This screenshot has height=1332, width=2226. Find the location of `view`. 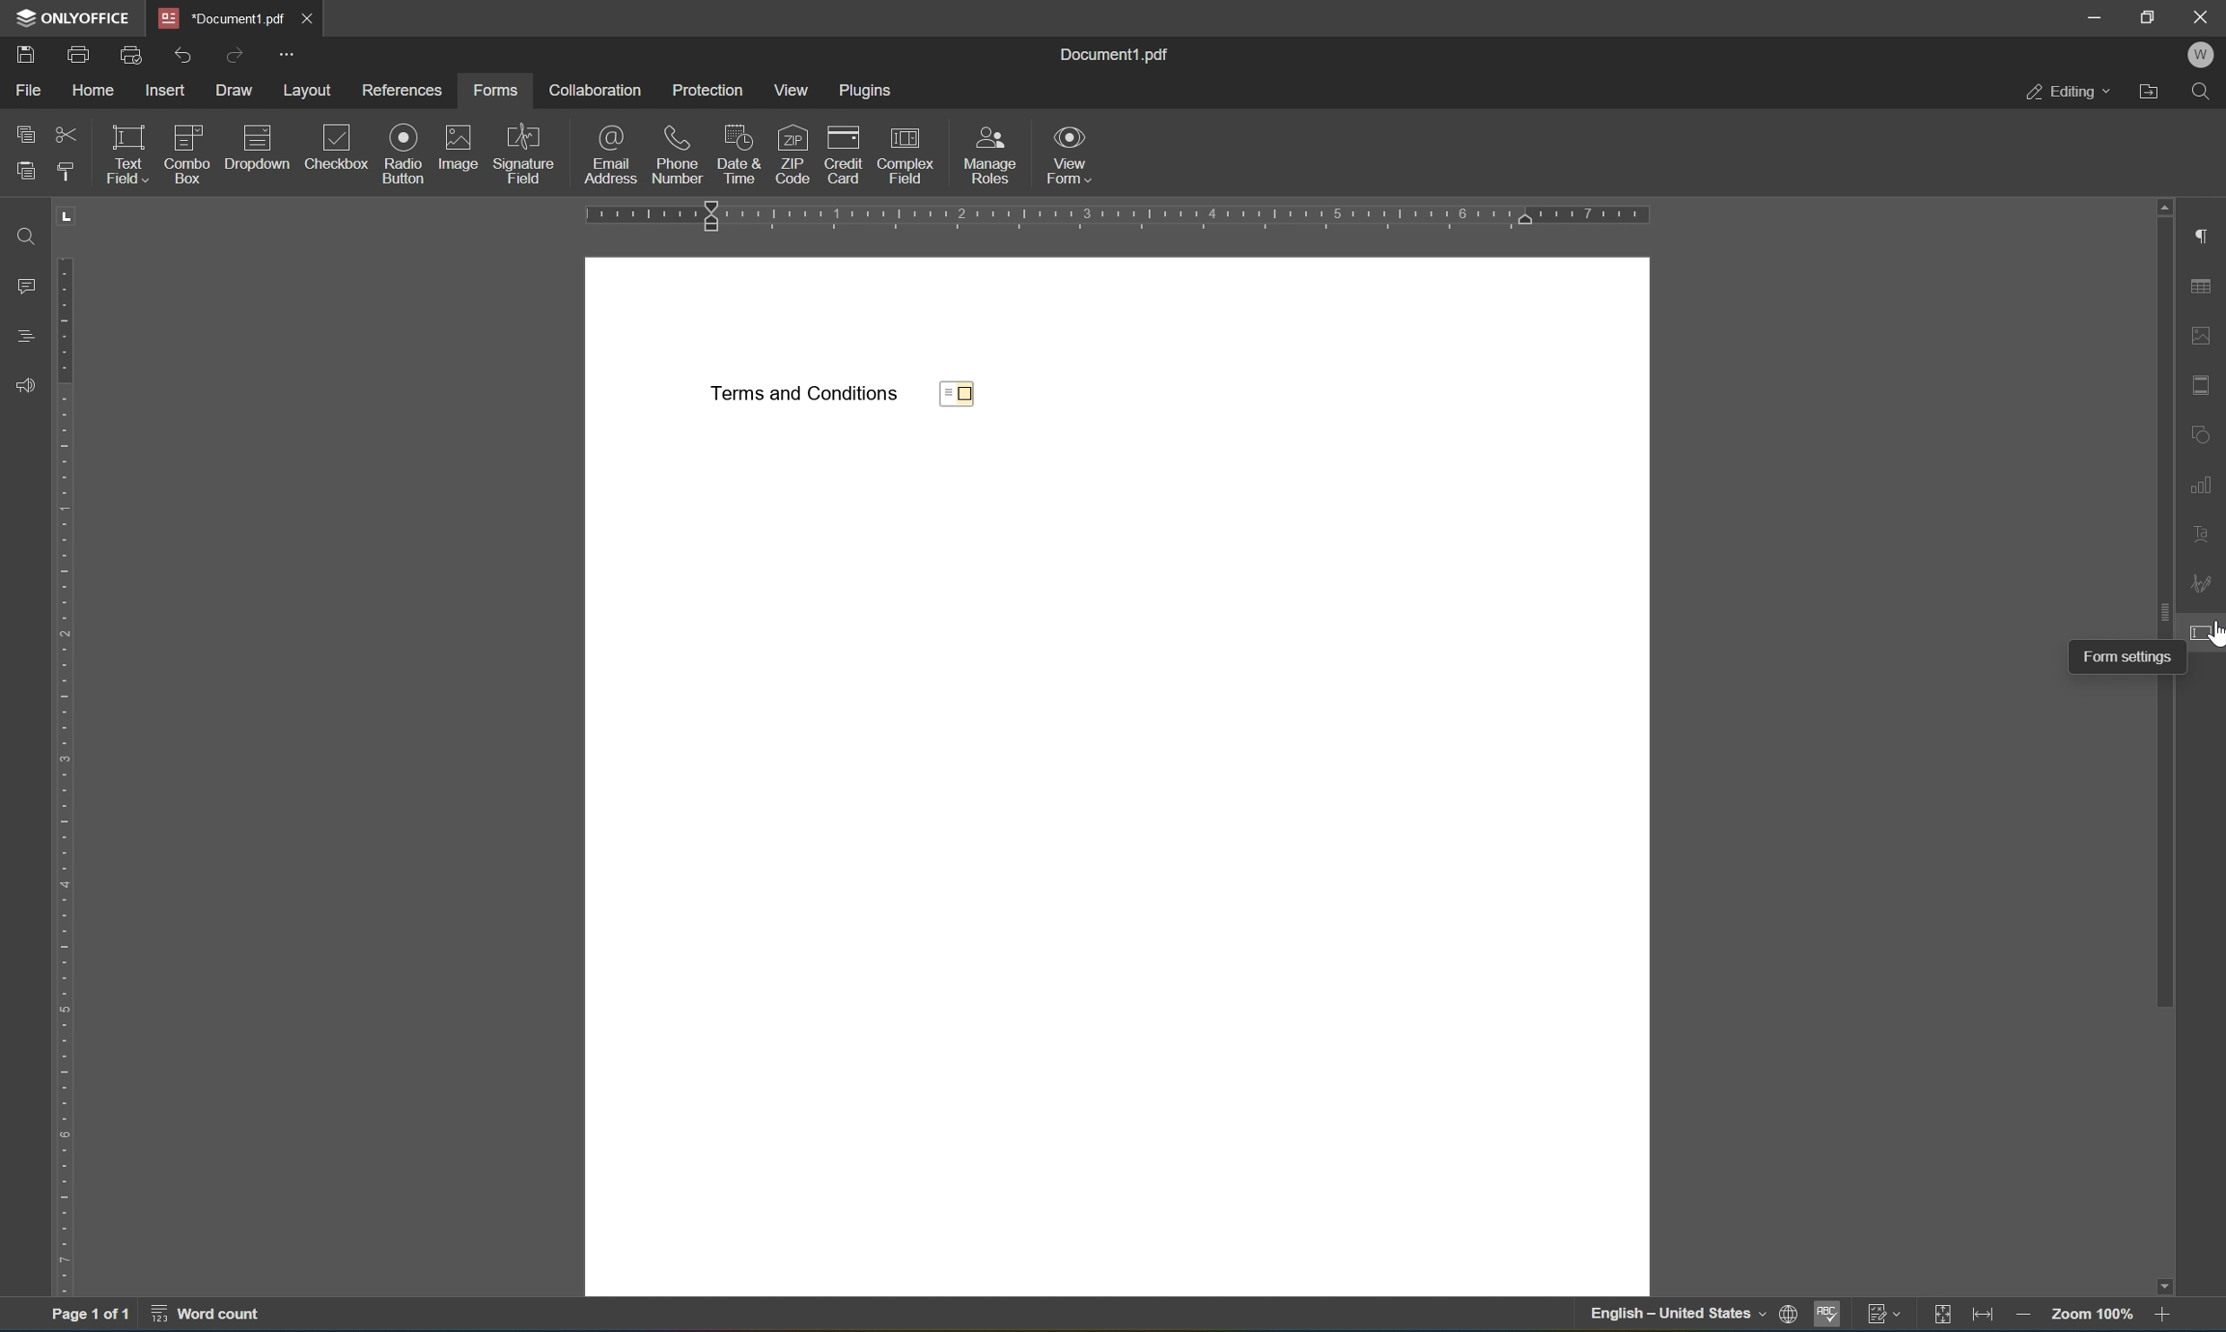

view is located at coordinates (793, 91).